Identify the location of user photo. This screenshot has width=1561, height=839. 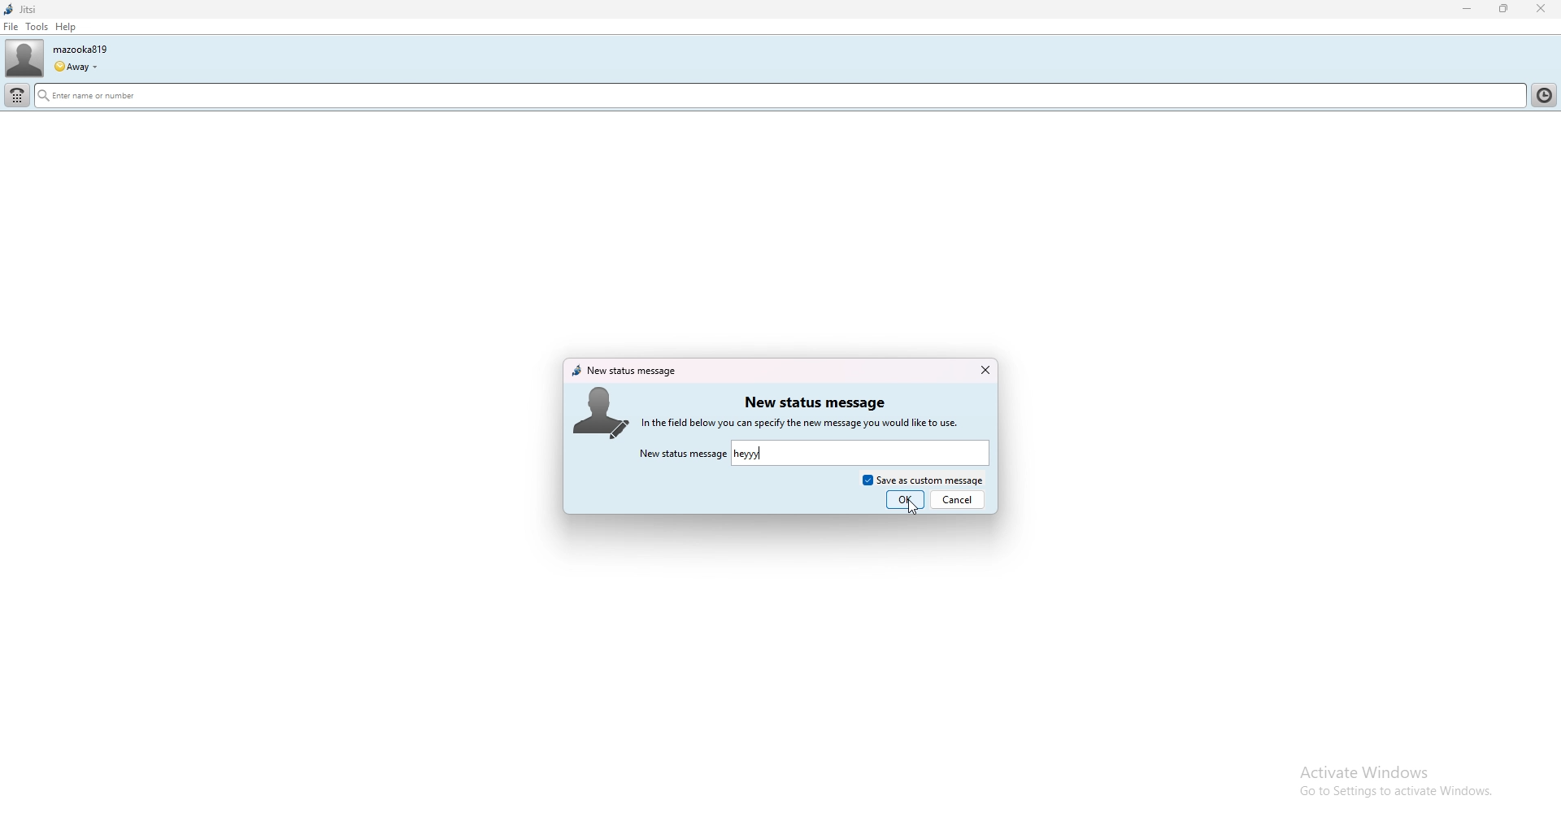
(24, 59).